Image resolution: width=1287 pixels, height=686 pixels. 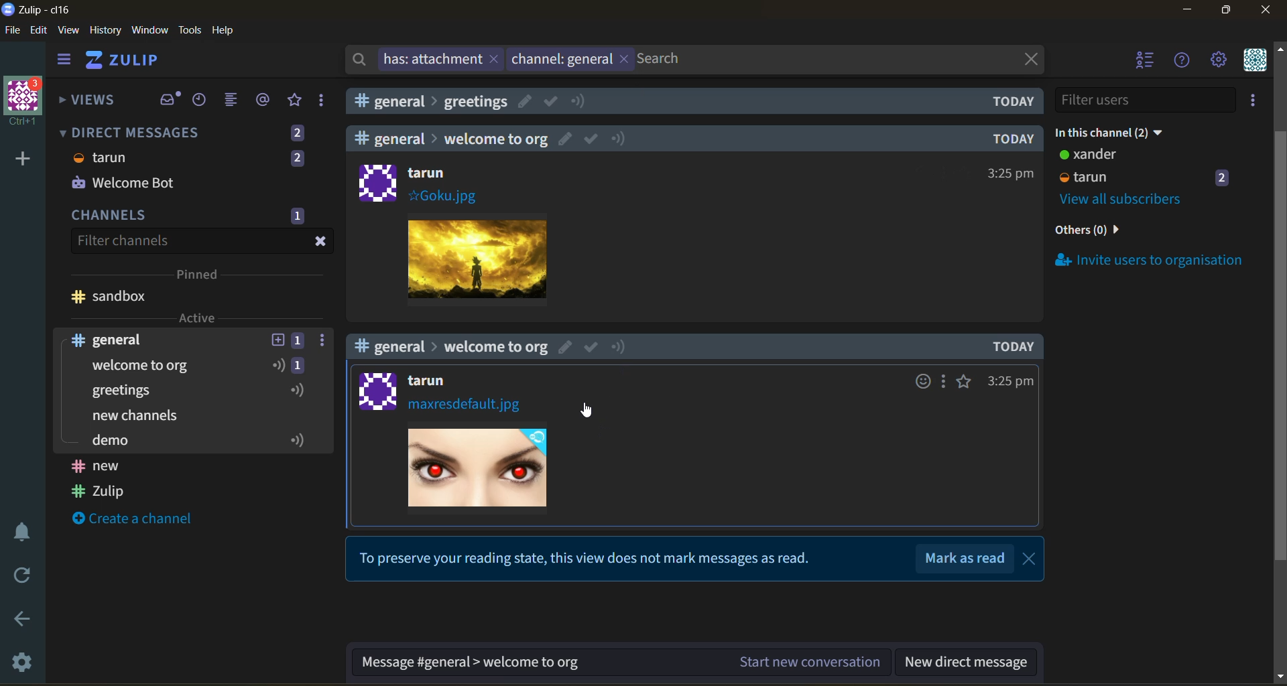 I want to click on CHANNELS, so click(x=111, y=217).